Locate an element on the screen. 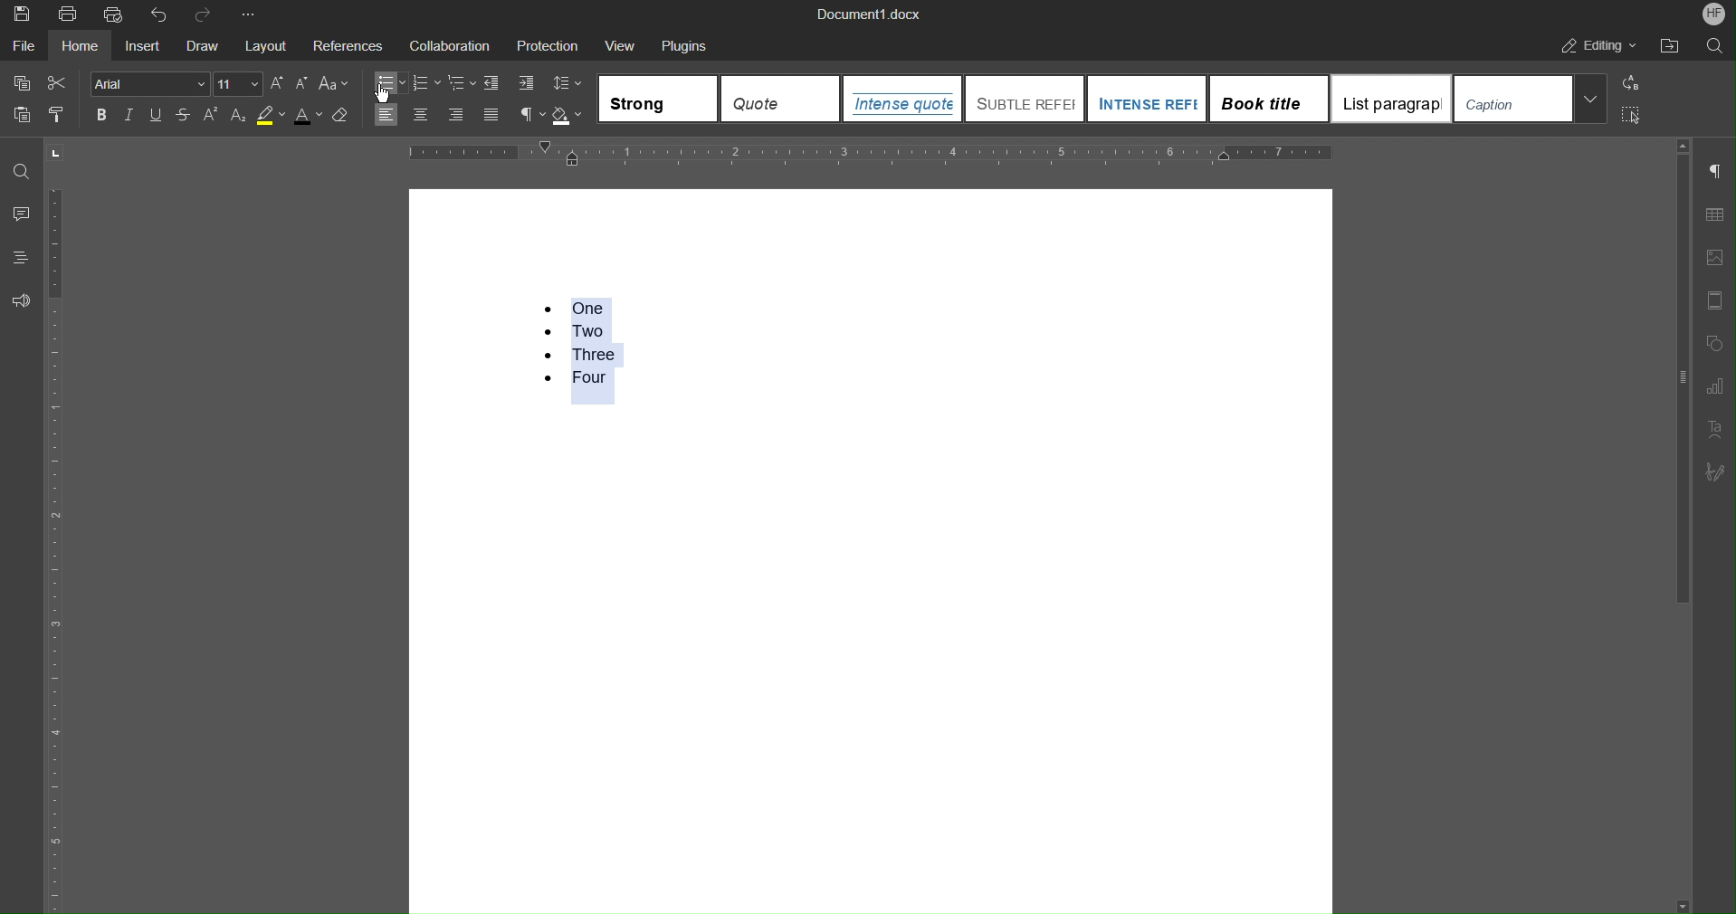 The image size is (1736, 914). Headings is located at coordinates (20, 258).